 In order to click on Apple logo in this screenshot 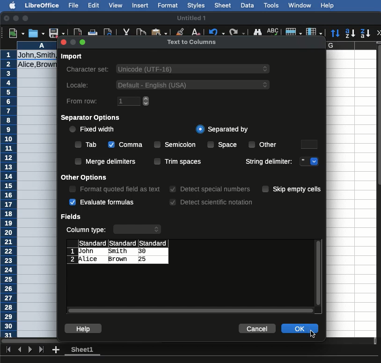, I will do `click(14, 5)`.